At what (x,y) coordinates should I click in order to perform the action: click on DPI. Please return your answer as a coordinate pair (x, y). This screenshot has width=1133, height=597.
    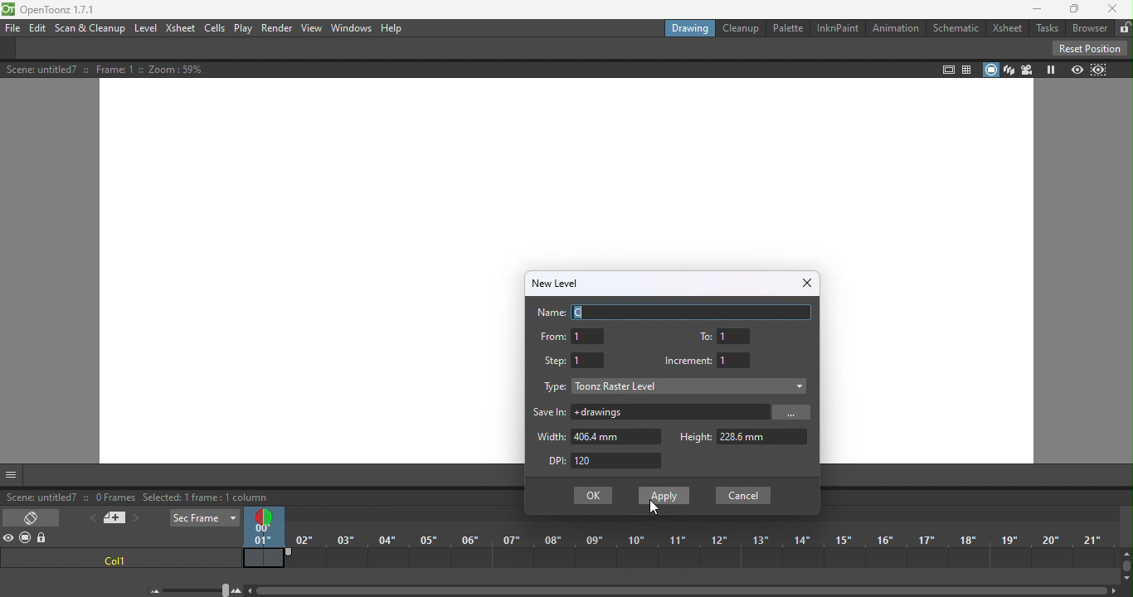
    Looking at the image, I should click on (611, 462).